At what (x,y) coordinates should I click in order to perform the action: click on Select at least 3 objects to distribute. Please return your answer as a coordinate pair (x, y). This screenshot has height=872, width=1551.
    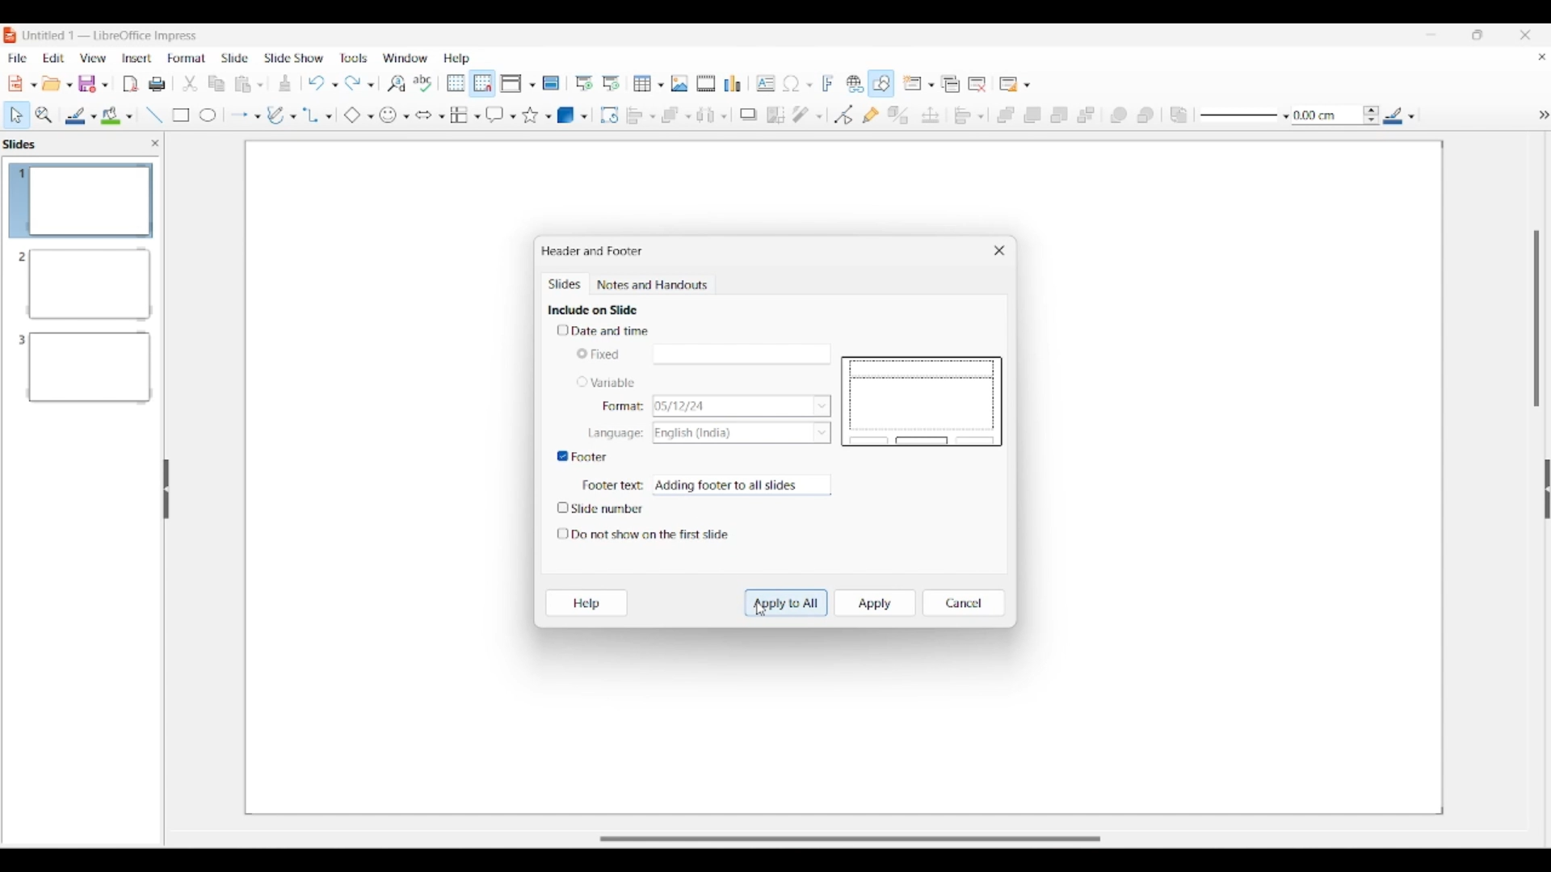
    Looking at the image, I should click on (712, 115).